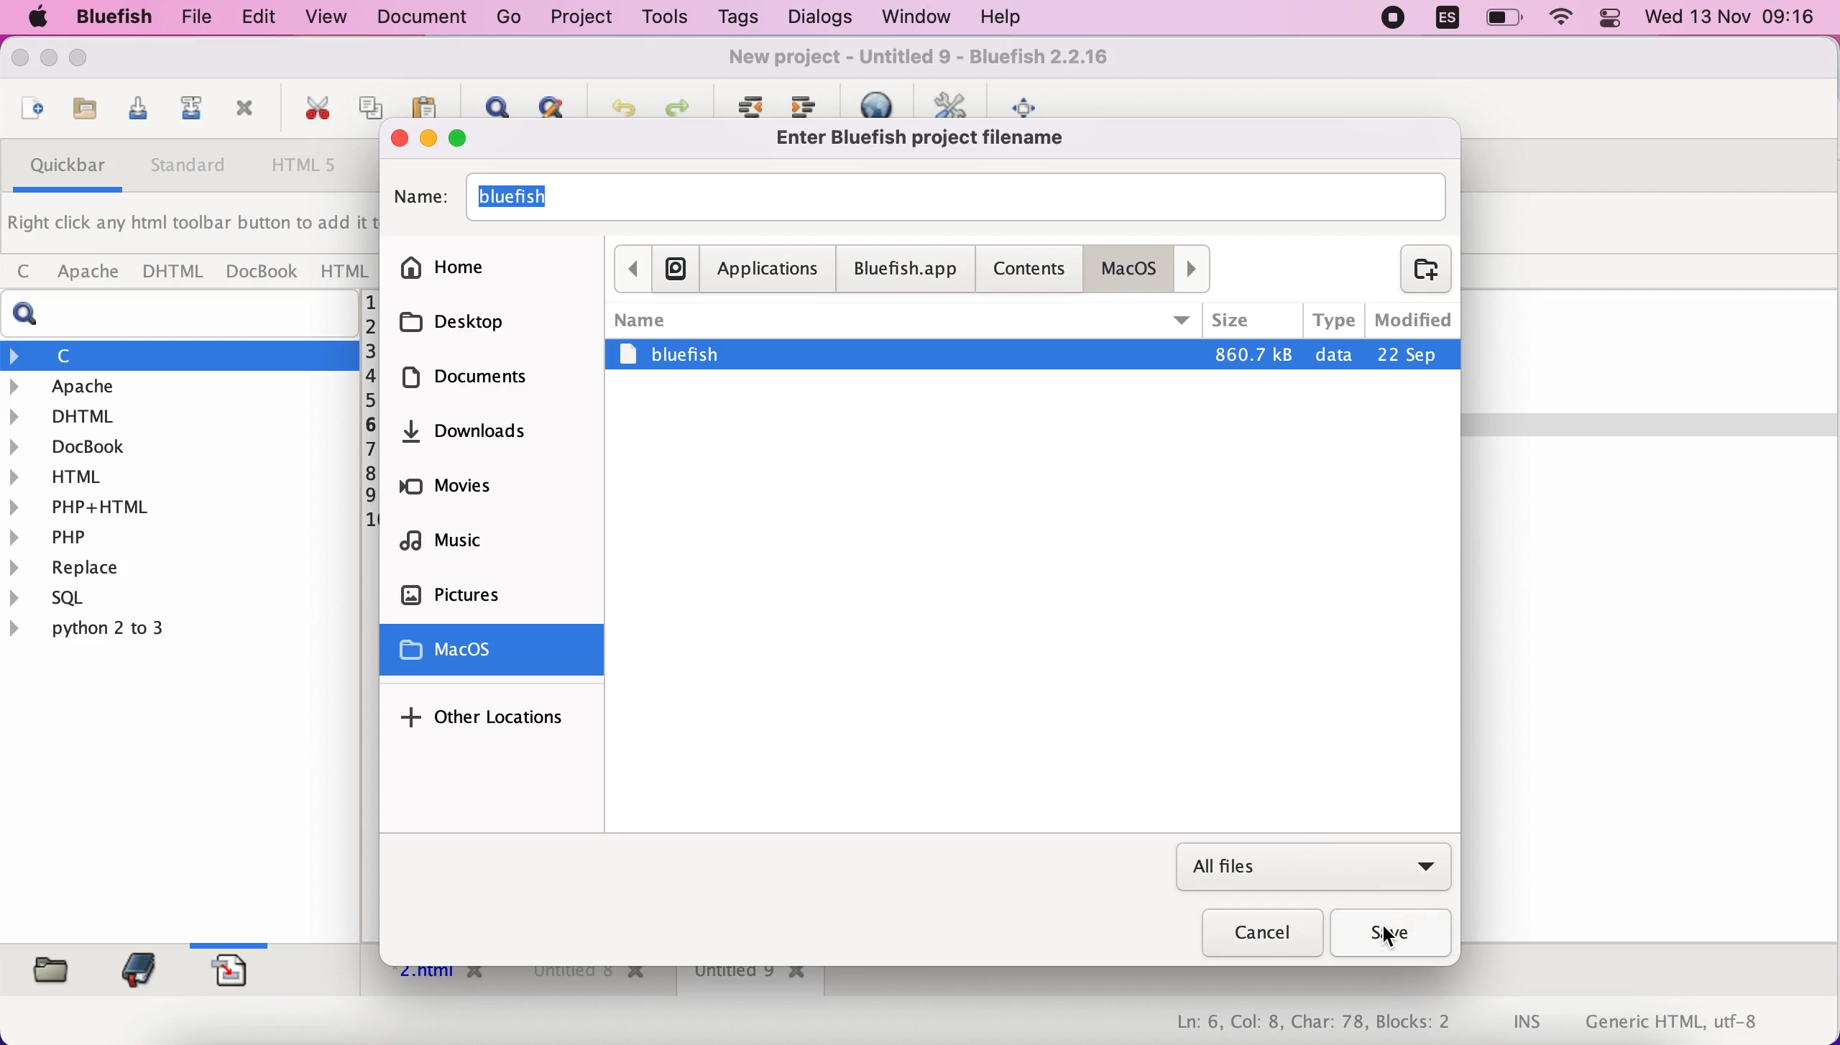 The width and height of the screenshot is (1840, 1045). What do you see at coordinates (904, 271) in the screenshot?
I see `bluefish.app` at bounding box center [904, 271].